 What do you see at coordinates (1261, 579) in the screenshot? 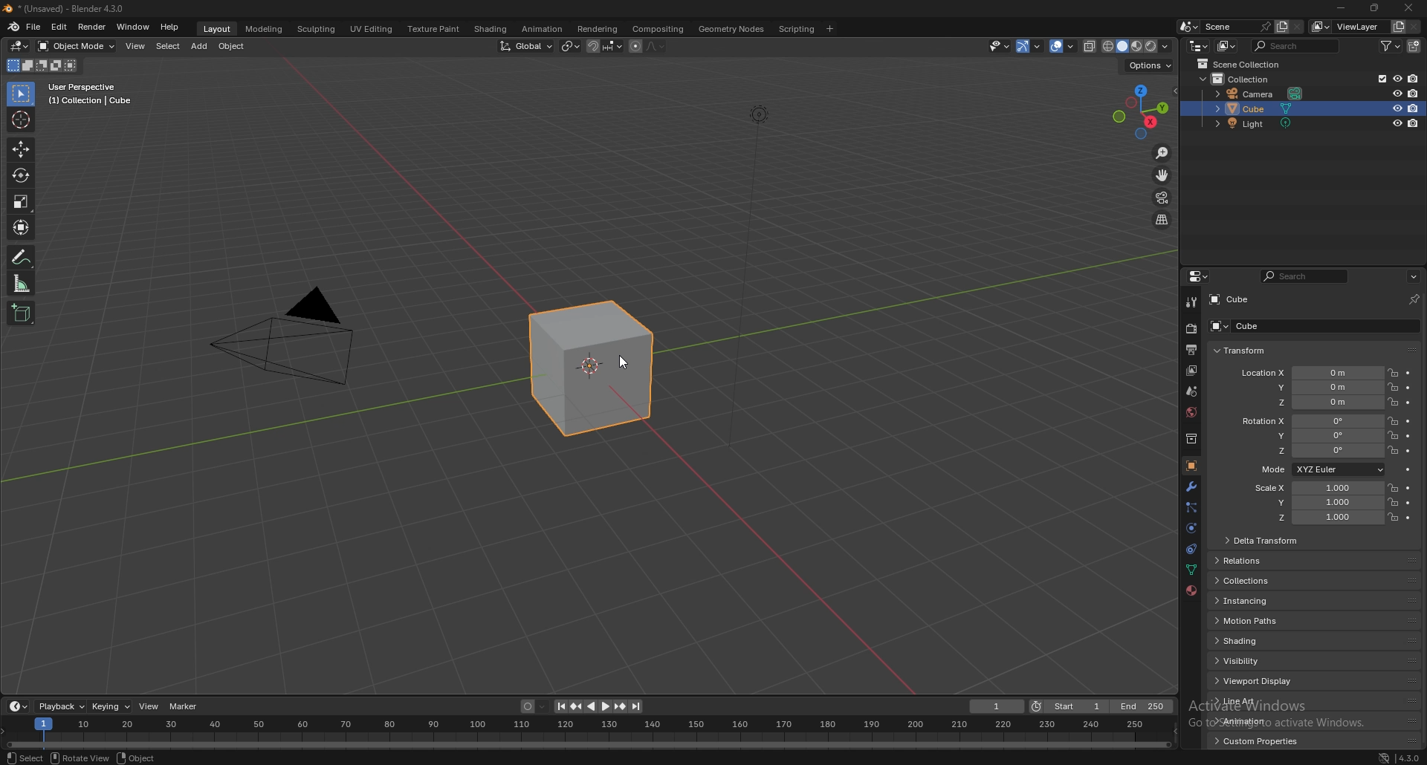
I see `collections` at bounding box center [1261, 579].